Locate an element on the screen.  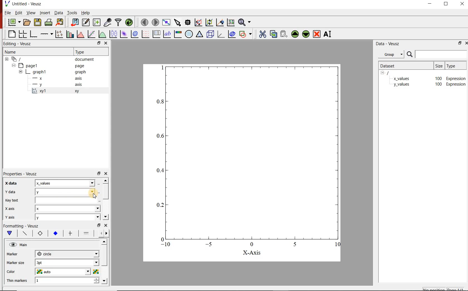
Color is located at coordinates (12, 272).